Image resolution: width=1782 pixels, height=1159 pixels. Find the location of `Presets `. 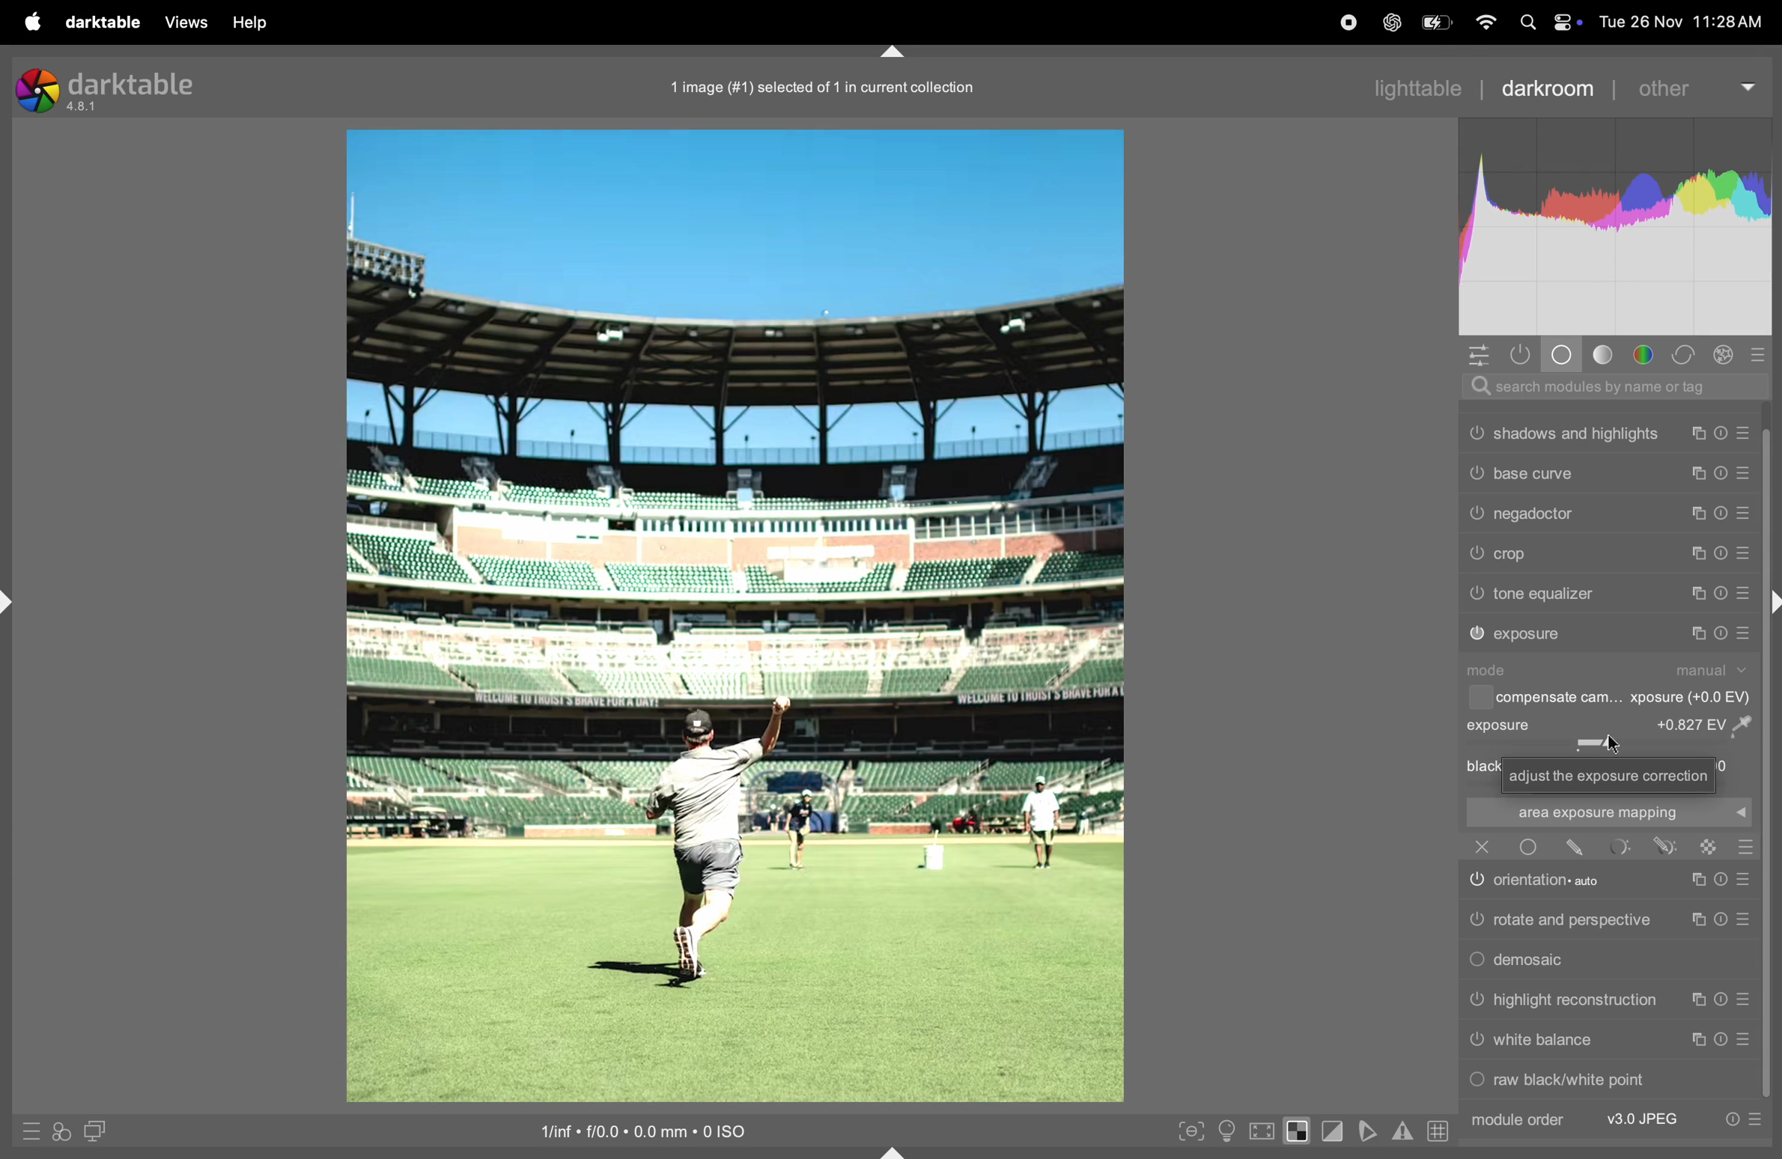

Presets  is located at coordinates (1745, 434).